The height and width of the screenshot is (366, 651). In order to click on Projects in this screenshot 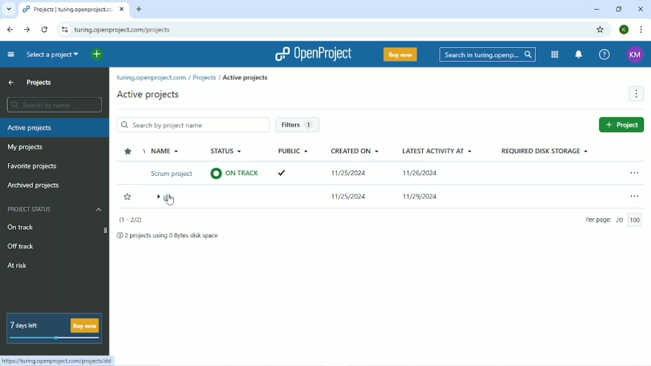, I will do `click(41, 83)`.